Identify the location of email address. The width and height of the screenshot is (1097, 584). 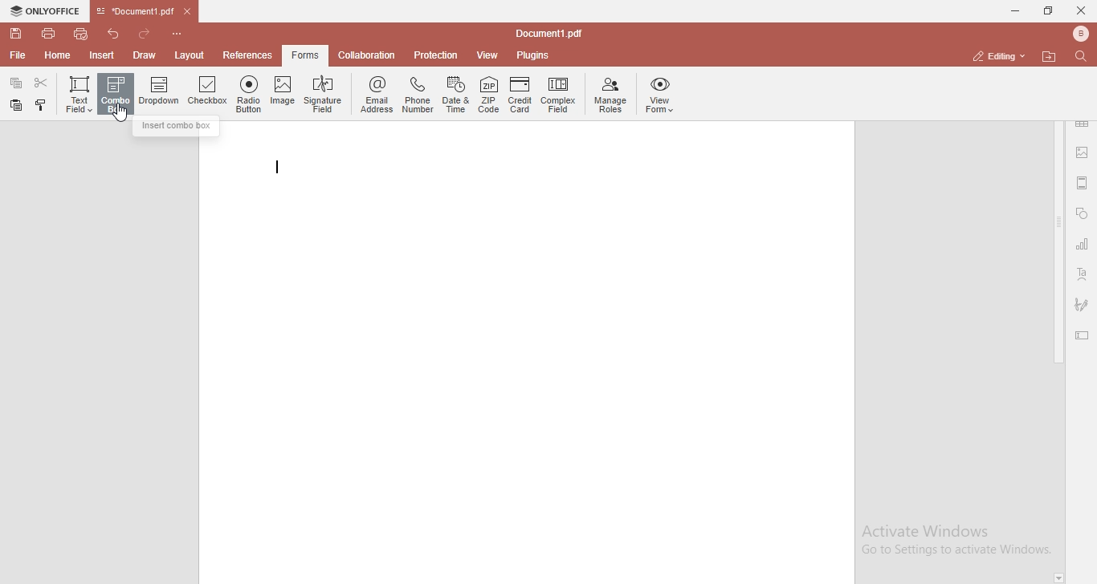
(375, 95).